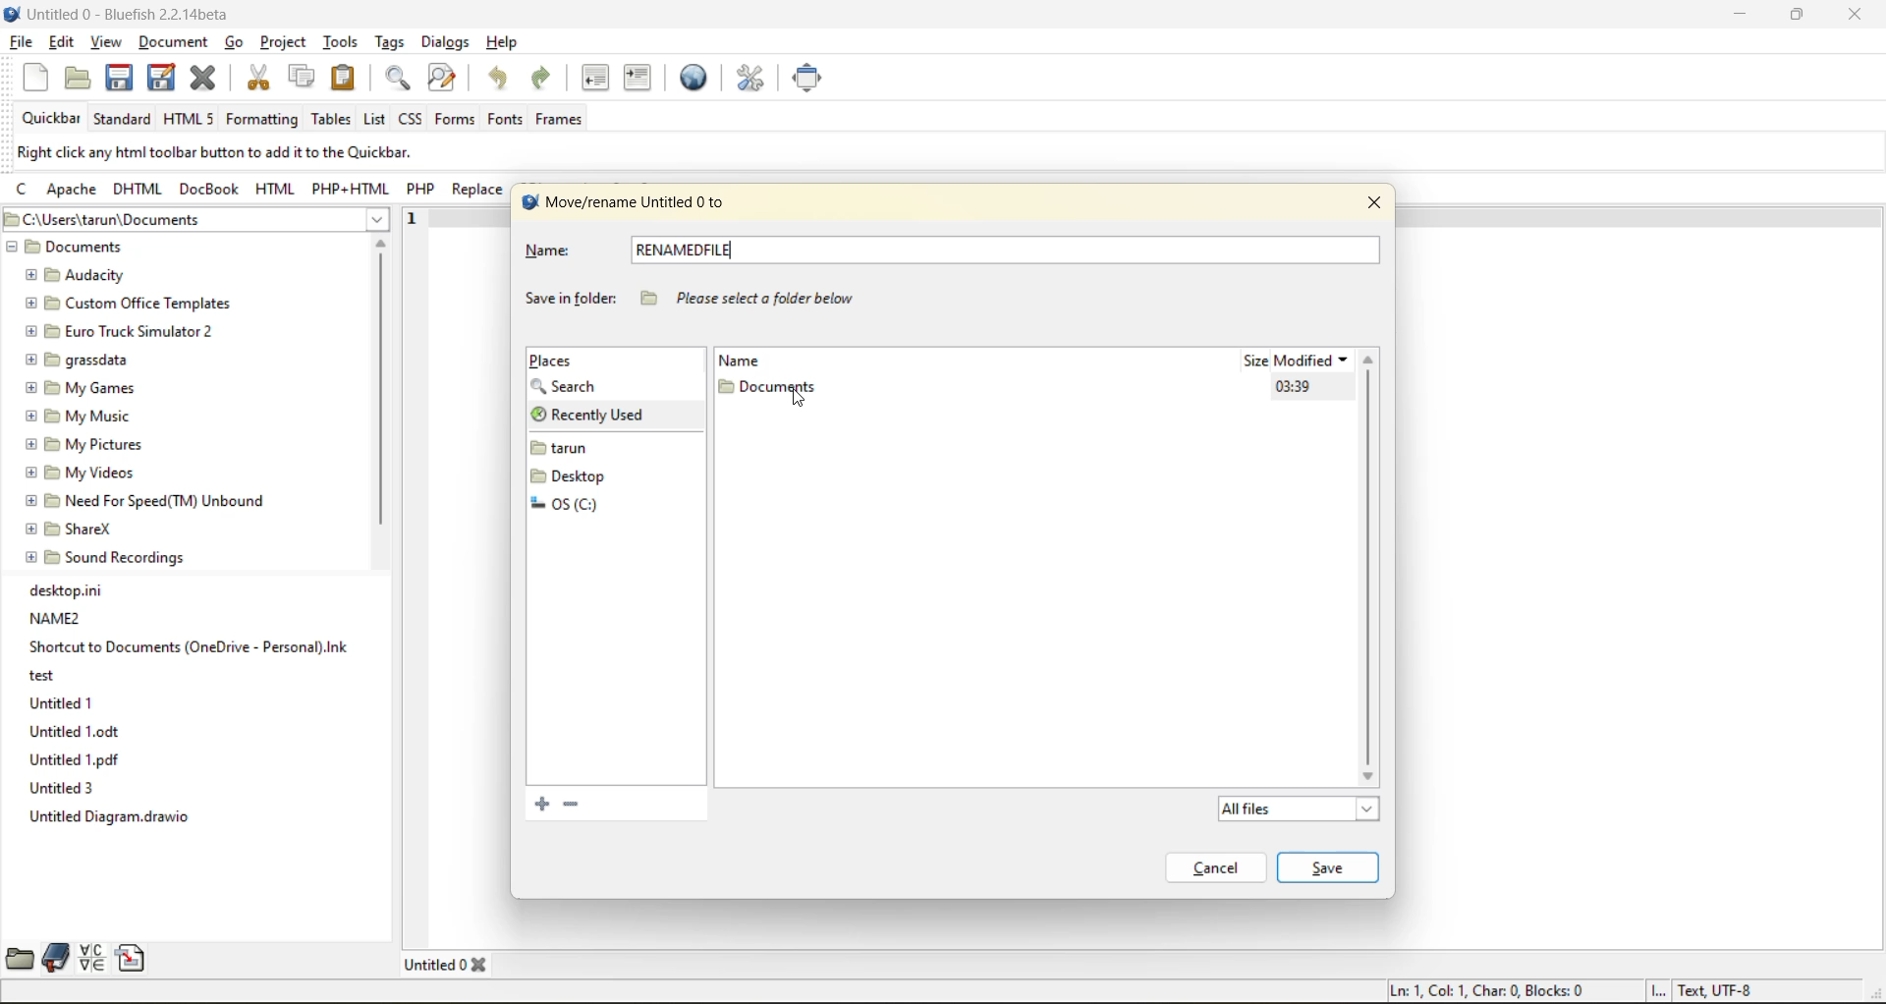 The height and width of the screenshot is (1004, 1886). Describe the element at coordinates (79, 274) in the screenshot. I see `Audacity` at that location.